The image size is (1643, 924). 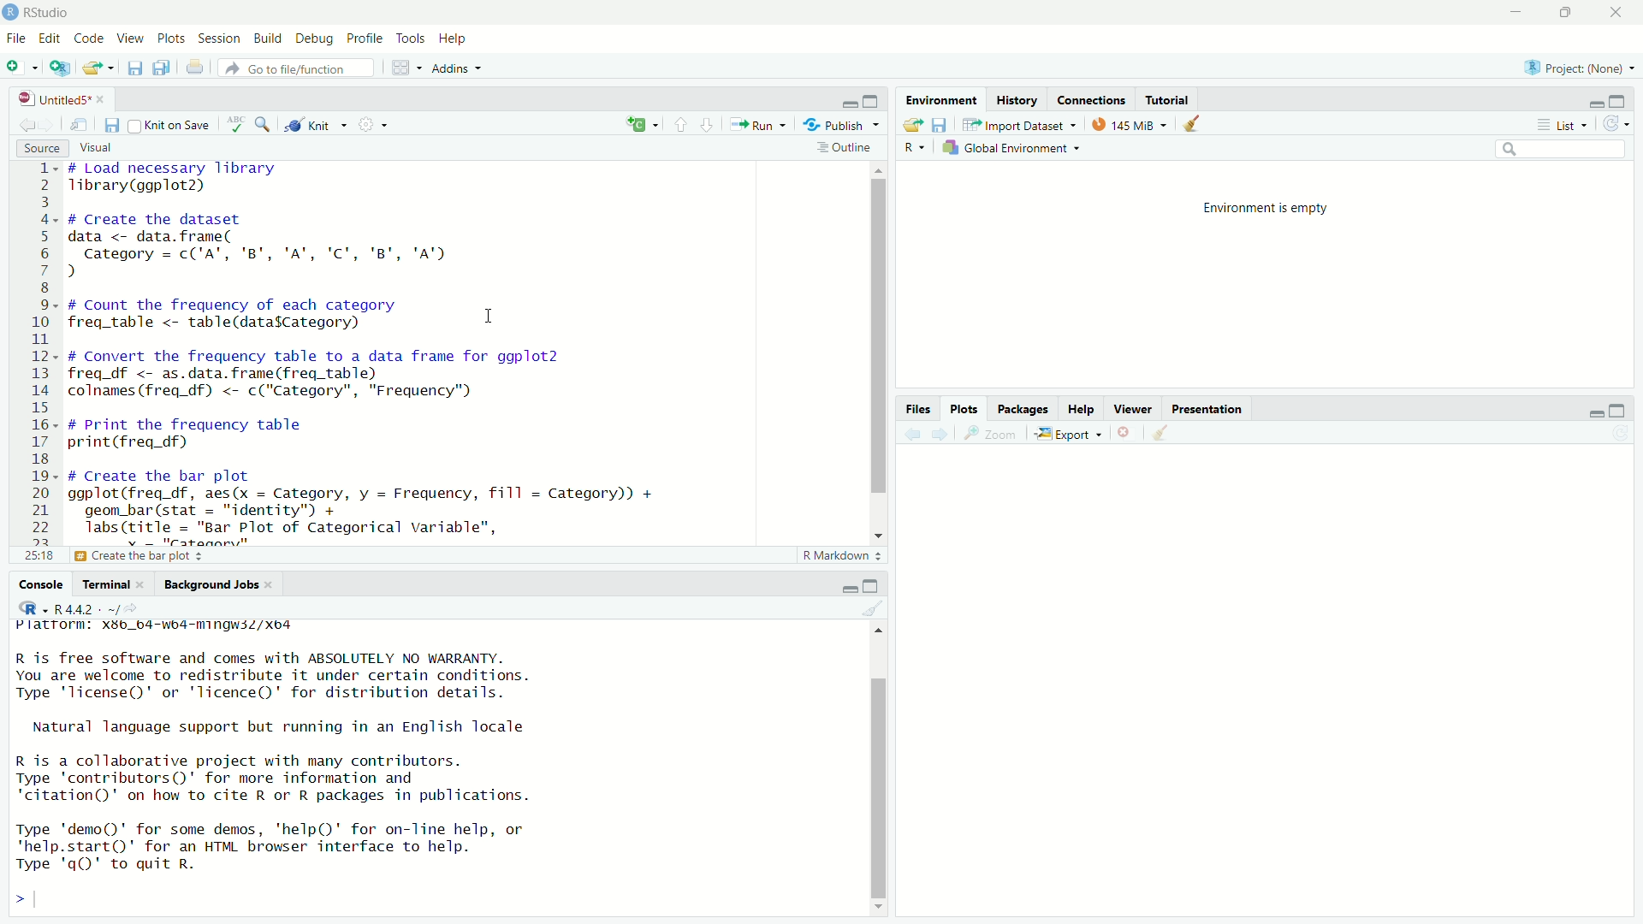 I want to click on tools, so click(x=413, y=38).